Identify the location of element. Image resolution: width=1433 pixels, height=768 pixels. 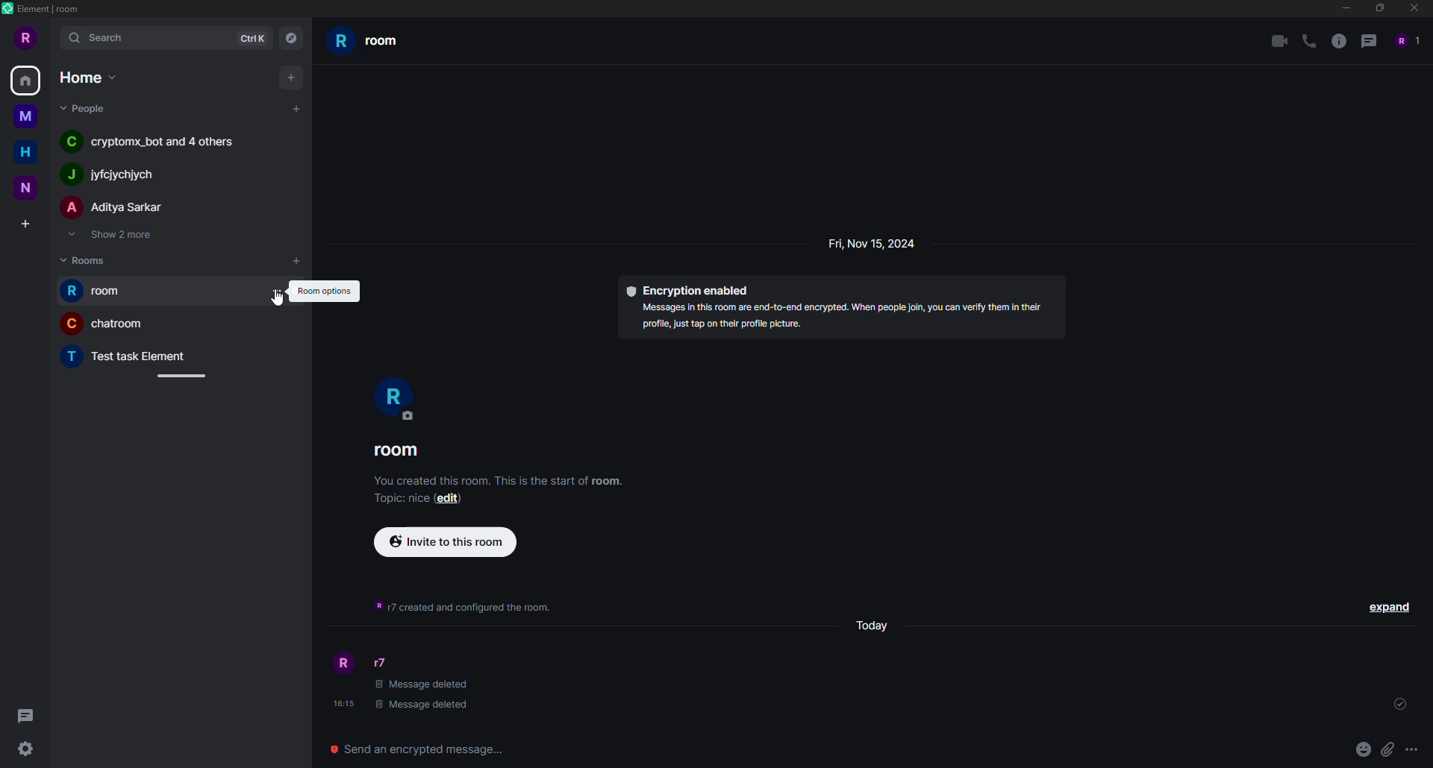
(45, 8).